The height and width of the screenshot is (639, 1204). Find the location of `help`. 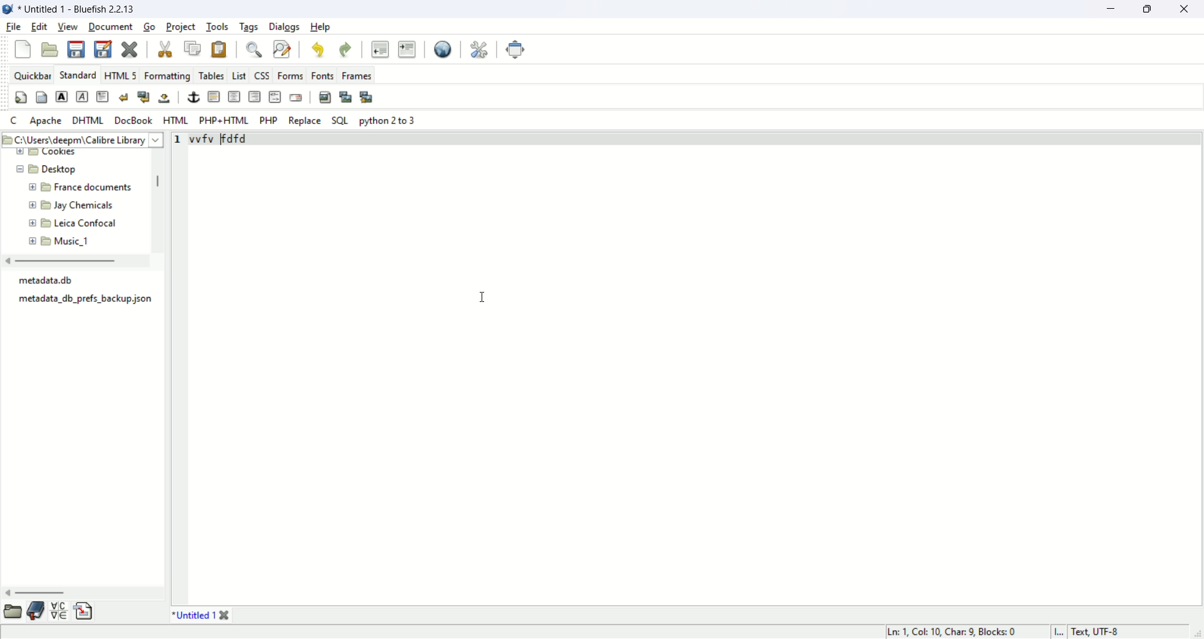

help is located at coordinates (322, 28).